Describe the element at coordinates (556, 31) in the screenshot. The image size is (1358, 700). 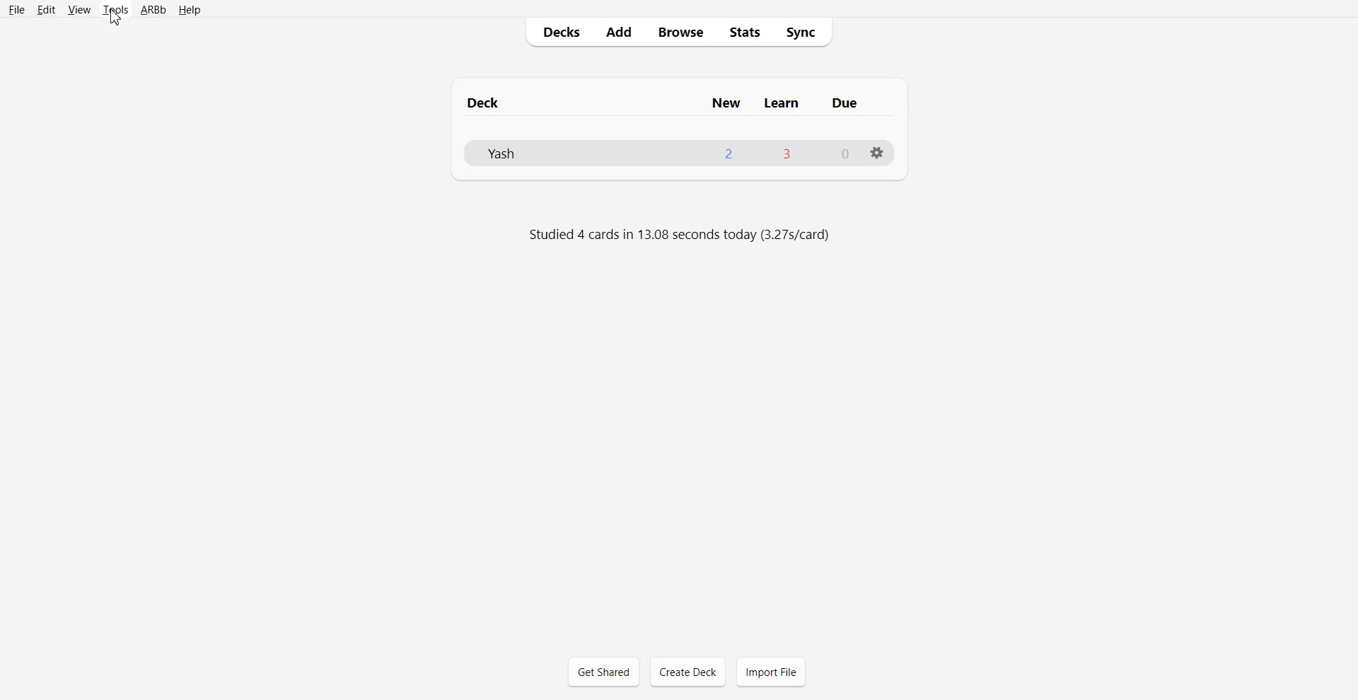
I see `Decks` at that location.